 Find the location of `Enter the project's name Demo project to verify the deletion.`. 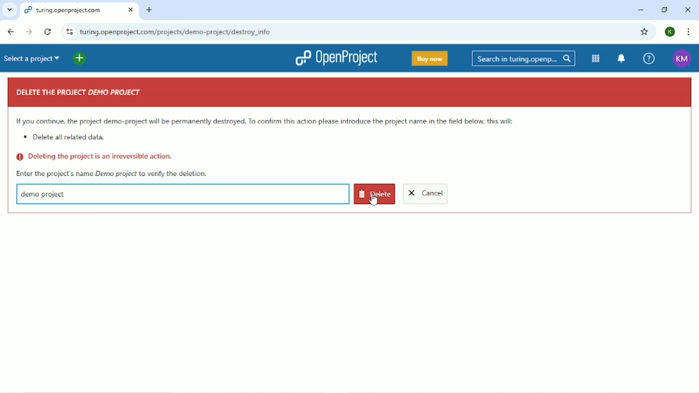

Enter the project's name Demo project to verify the deletion. is located at coordinates (112, 173).